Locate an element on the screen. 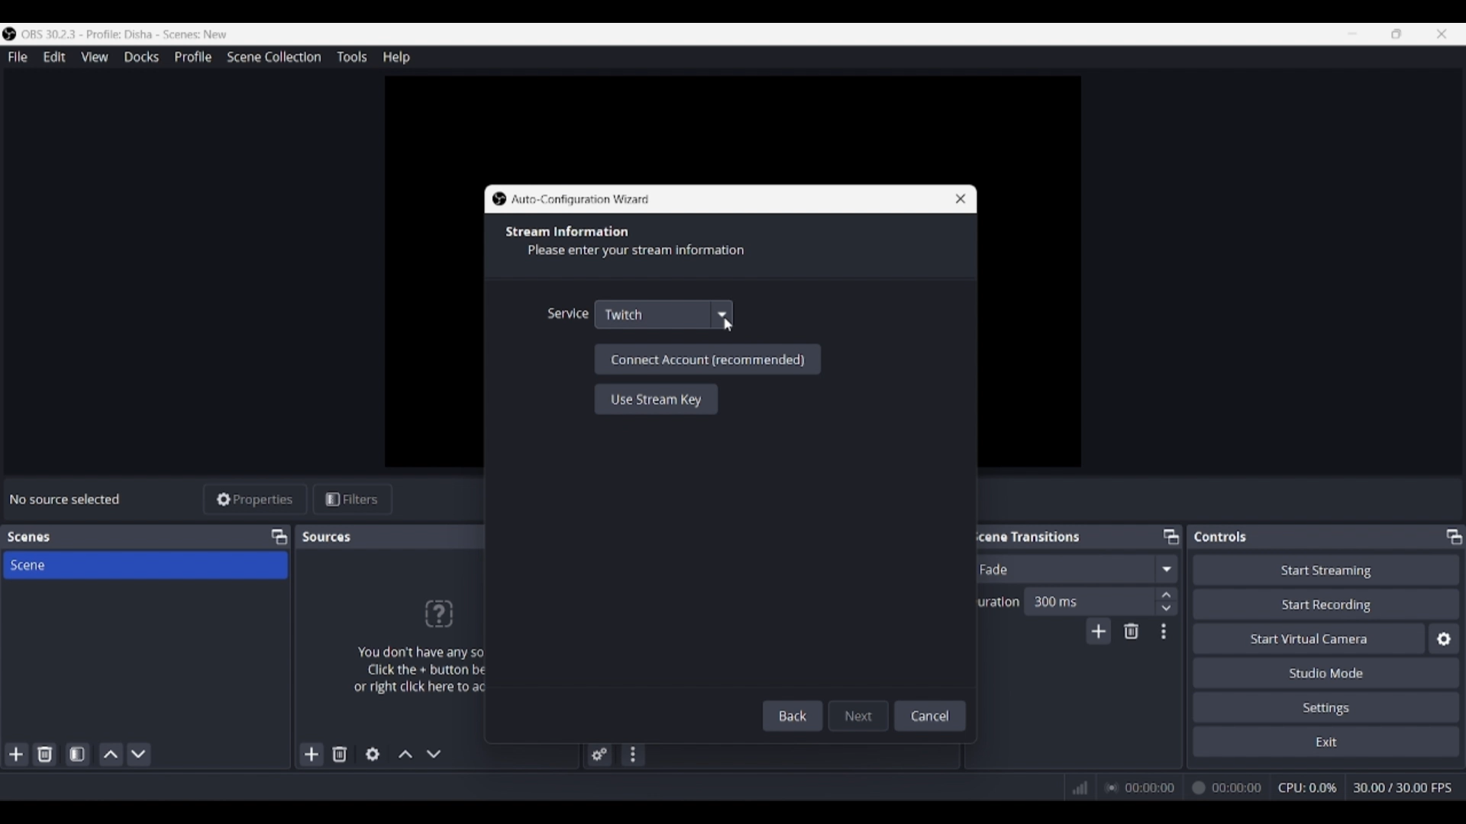  File menu is located at coordinates (18, 56).